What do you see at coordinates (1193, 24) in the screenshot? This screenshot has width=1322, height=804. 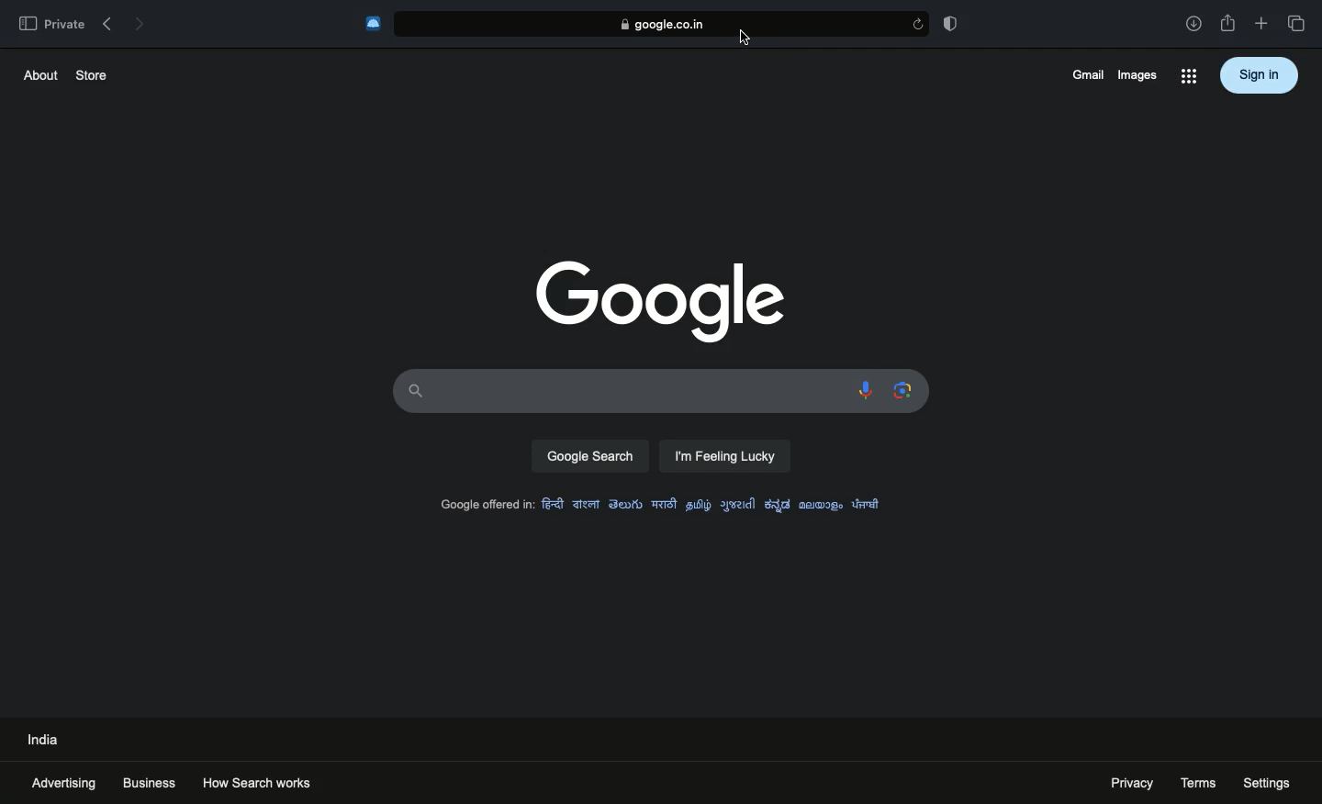 I see `Download` at bounding box center [1193, 24].